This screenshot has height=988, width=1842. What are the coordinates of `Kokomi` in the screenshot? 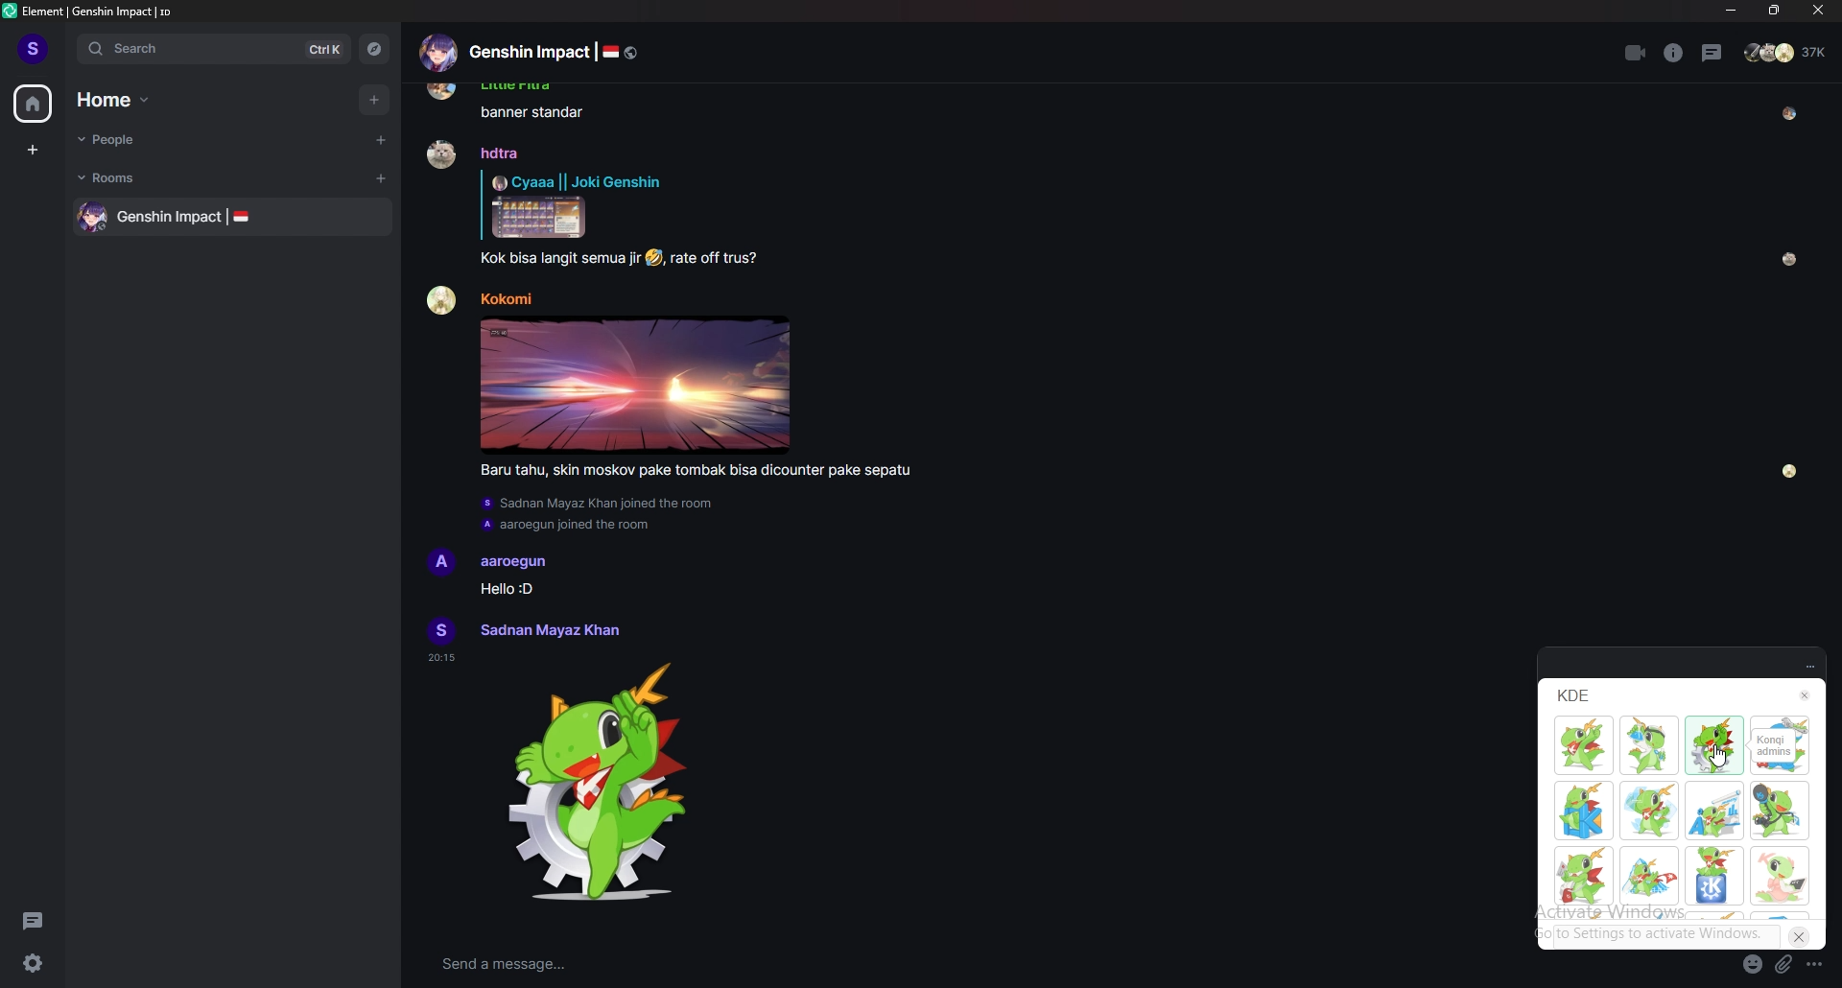 It's located at (506, 298).